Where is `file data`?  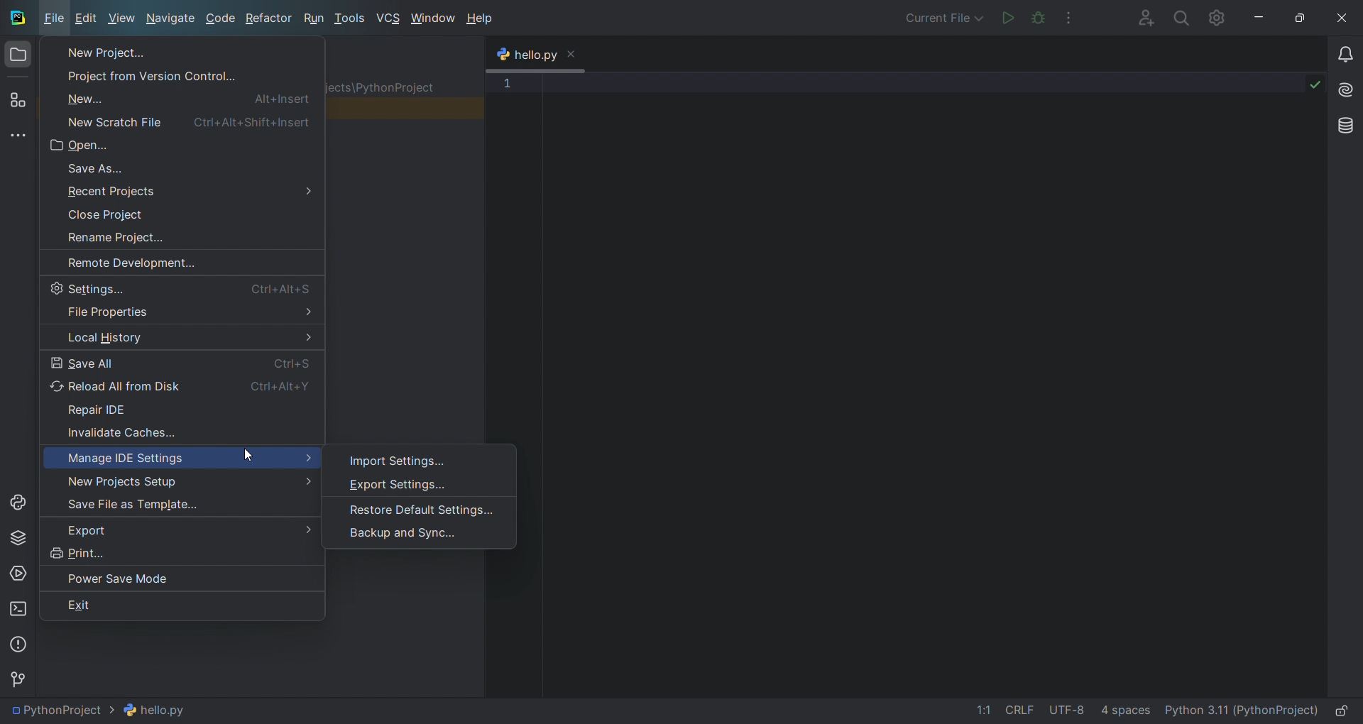
file data is located at coordinates (1053, 708).